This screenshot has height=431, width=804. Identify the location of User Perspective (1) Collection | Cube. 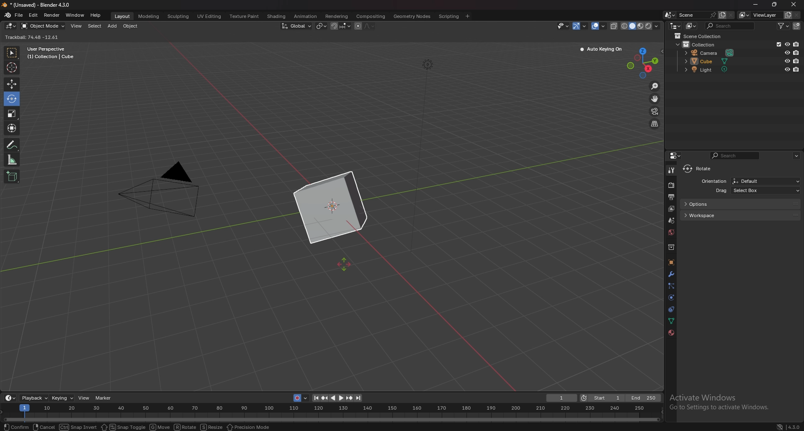
(51, 53).